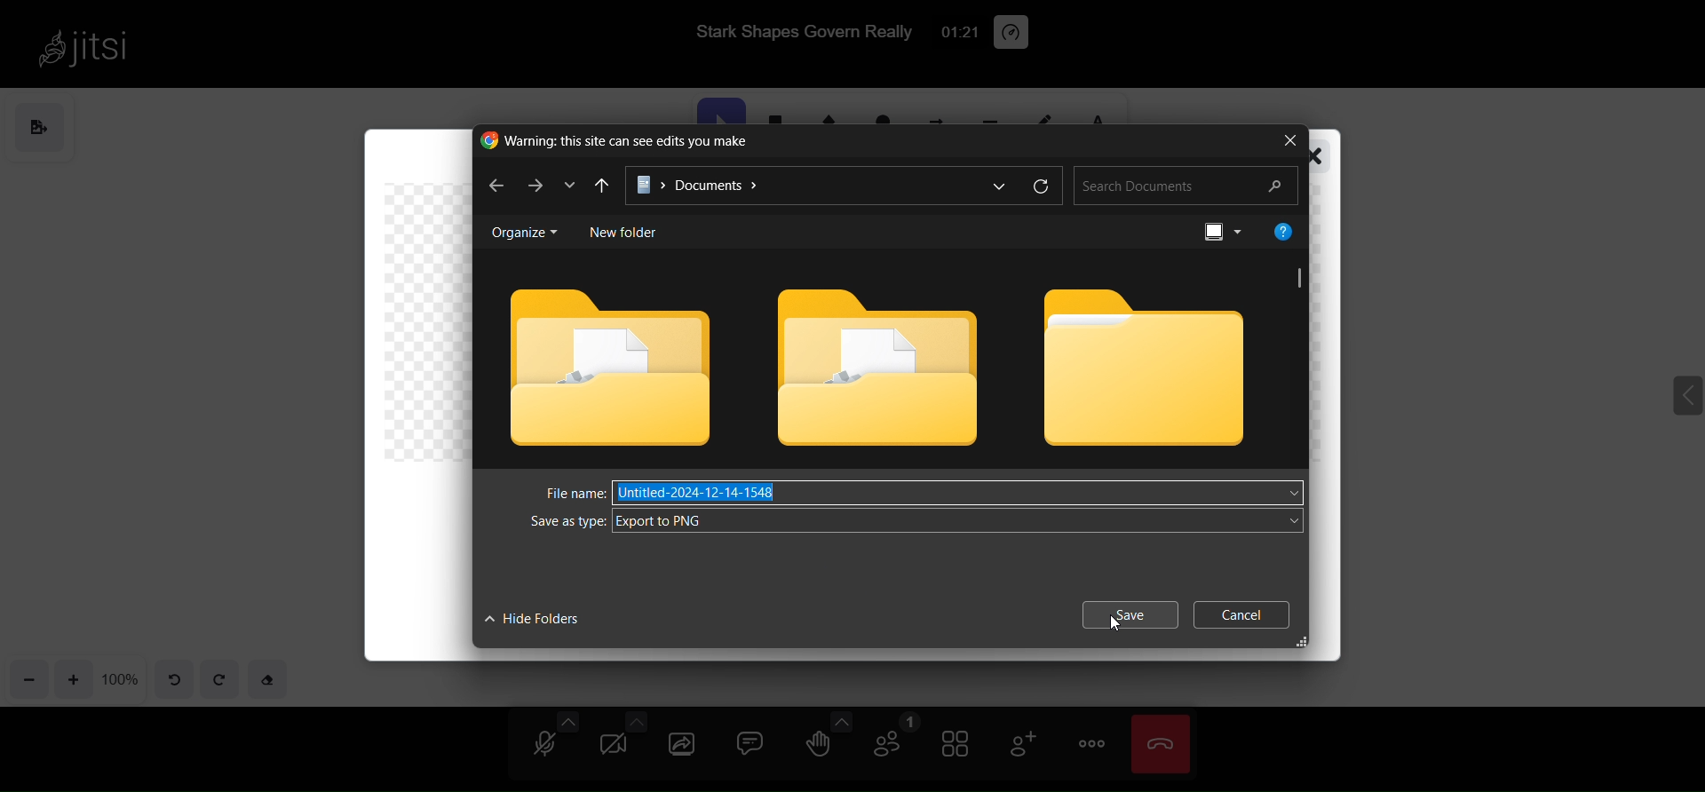 The height and width of the screenshot is (792, 1705). I want to click on hide folders , so click(535, 618).